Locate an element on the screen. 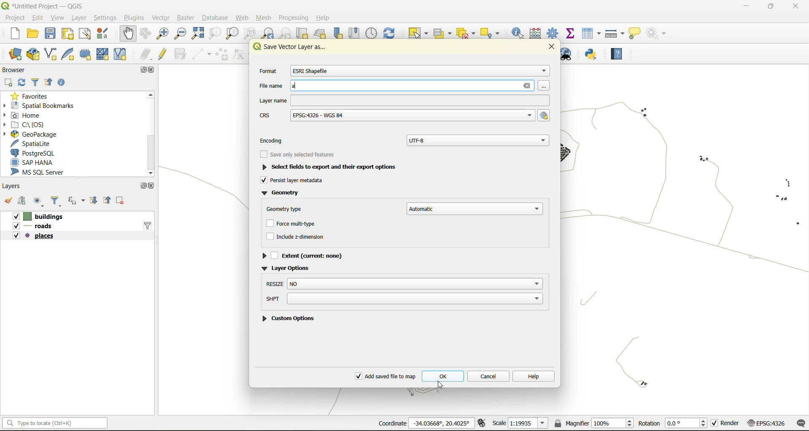  crs is located at coordinates (766, 424).